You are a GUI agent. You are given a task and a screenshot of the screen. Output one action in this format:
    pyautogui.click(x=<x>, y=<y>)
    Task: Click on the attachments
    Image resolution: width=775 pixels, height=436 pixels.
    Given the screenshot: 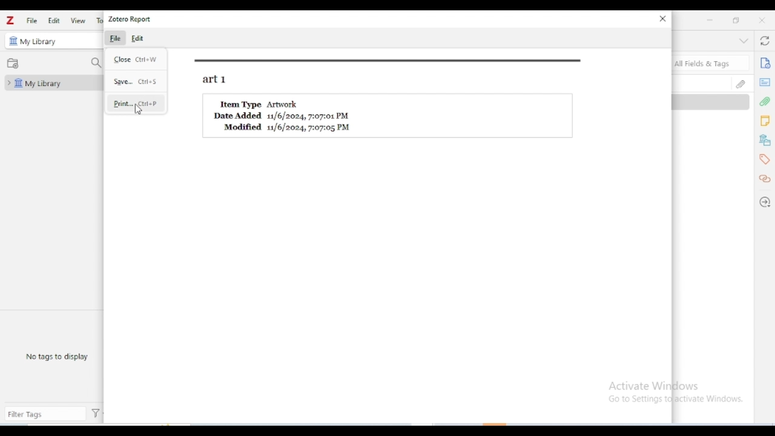 What is the action you would take?
    pyautogui.click(x=765, y=102)
    